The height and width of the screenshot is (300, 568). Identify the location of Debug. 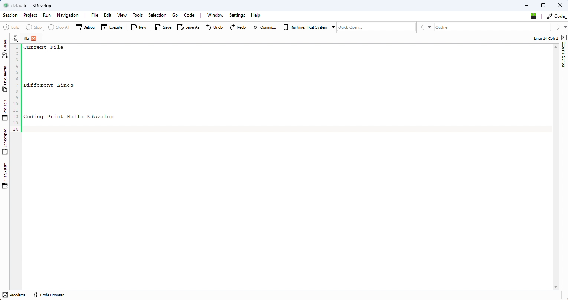
(85, 27).